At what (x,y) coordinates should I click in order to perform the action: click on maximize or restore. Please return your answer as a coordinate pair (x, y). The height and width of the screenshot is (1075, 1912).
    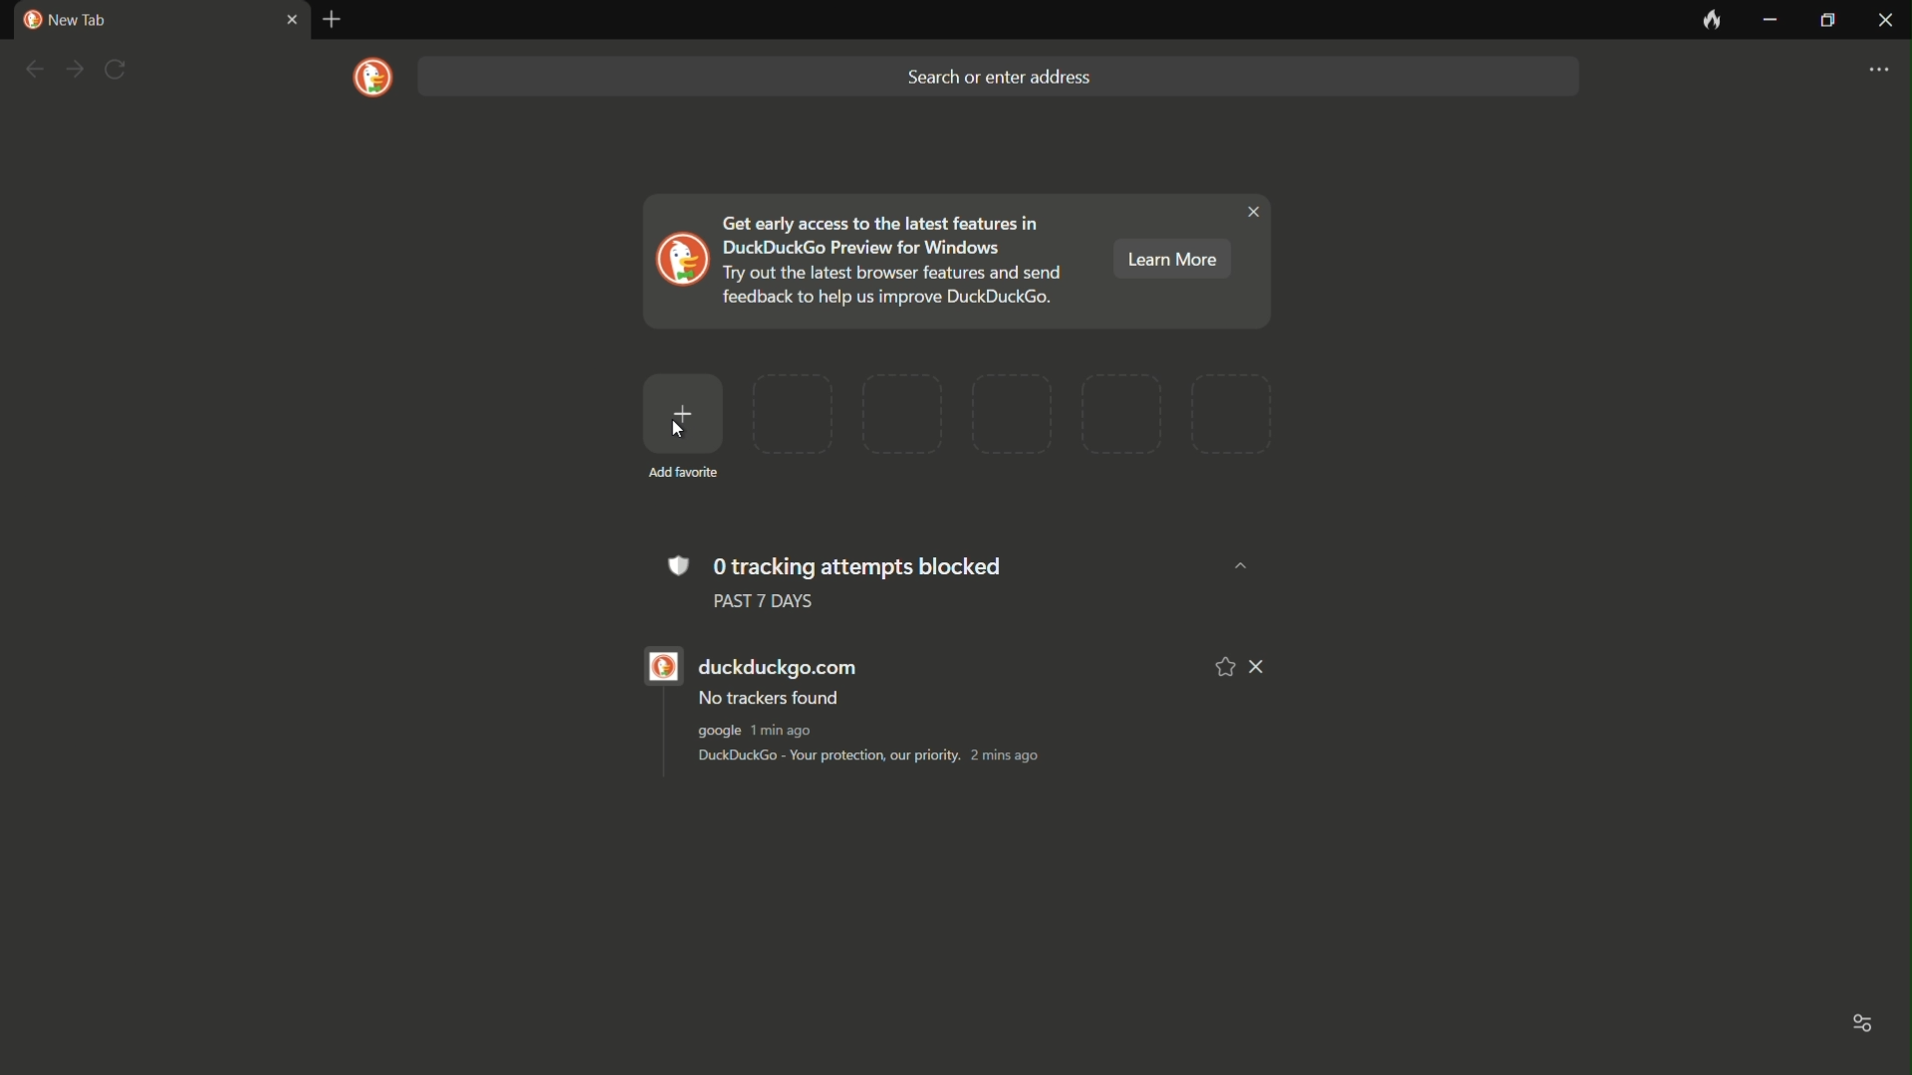
    Looking at the image, I should click on (1826, 22).